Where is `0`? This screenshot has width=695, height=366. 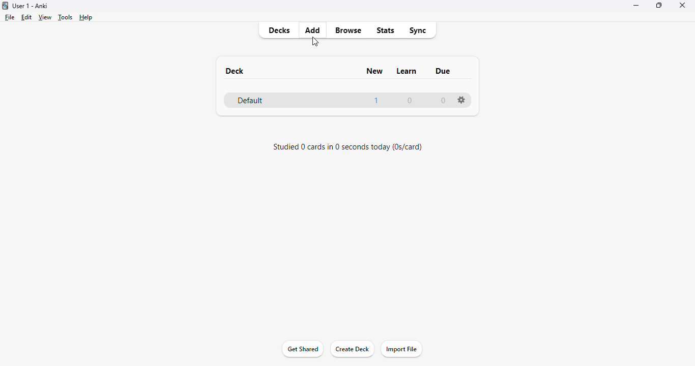 0 is located at coordinates (411, 101).